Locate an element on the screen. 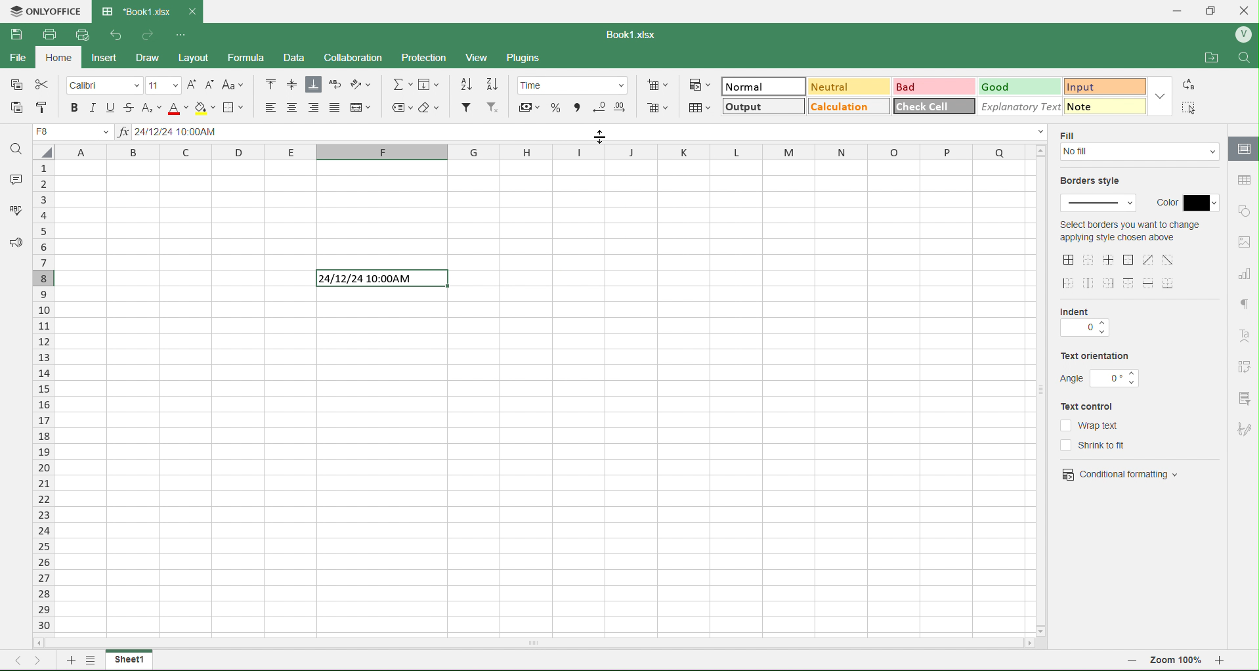 The height and width of the screenshot is (671, 1259). borders style is located at coordinates (1095, 182).